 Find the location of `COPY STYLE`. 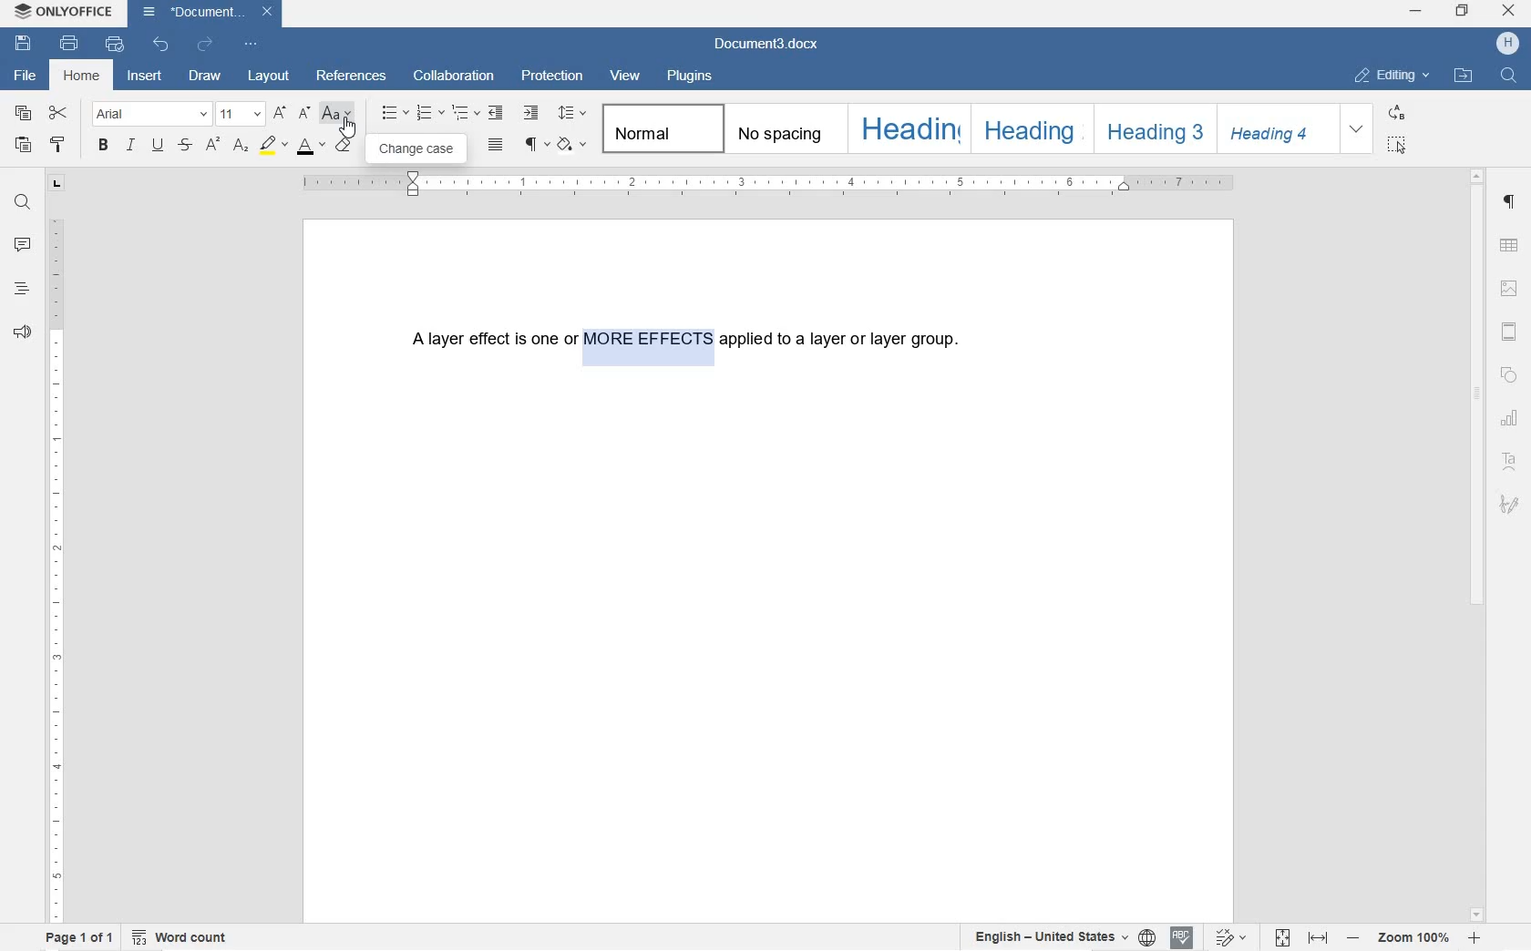

COPY STYLE is located at coordinates (59, 146).